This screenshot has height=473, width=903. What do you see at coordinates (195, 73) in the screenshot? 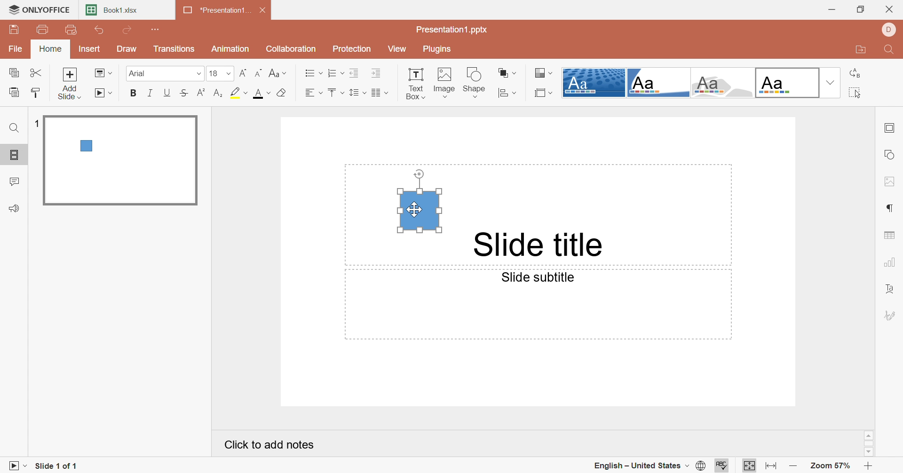
I see `Drop down` at bounding box center [195, 73].